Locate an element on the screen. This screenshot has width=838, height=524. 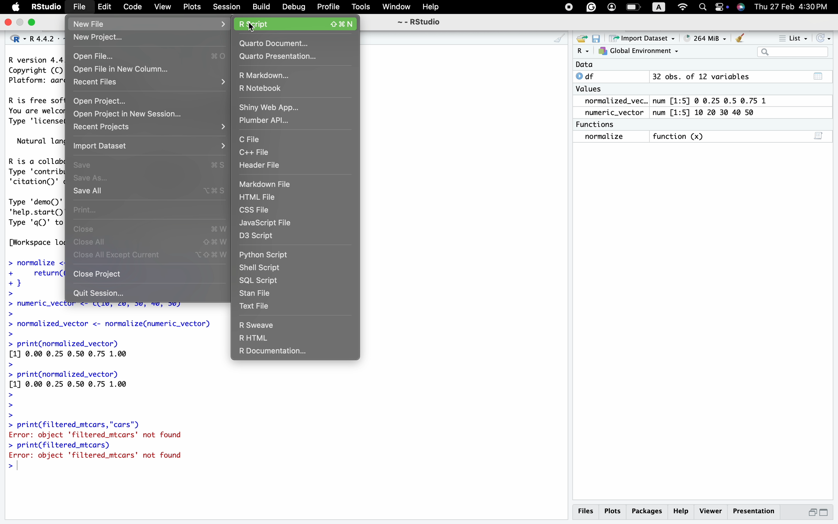
build is located at coordinates (261, 7).